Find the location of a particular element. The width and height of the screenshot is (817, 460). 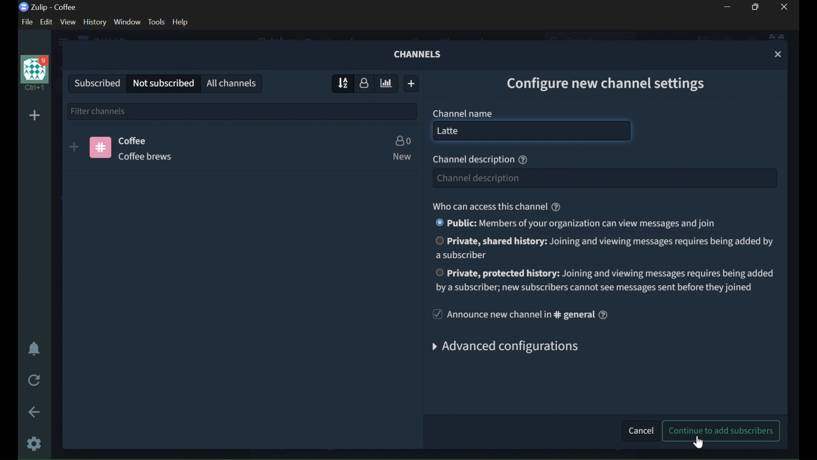

SUBSCRIBED is located at coordinates (94, 82).